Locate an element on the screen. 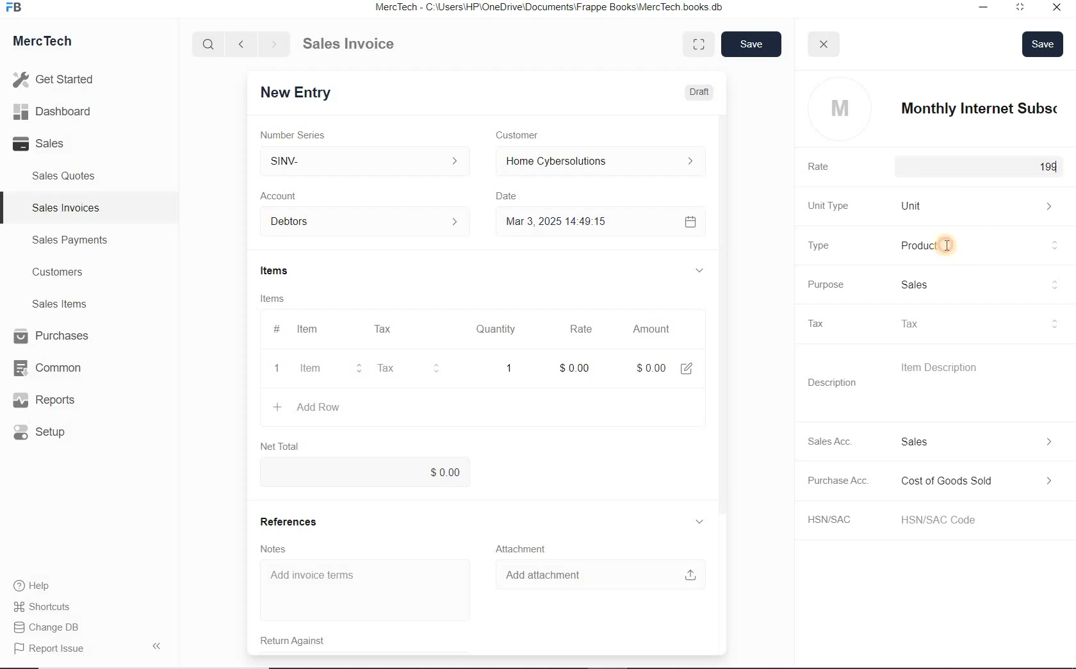  Change DB is located at coordinates (48, 627).